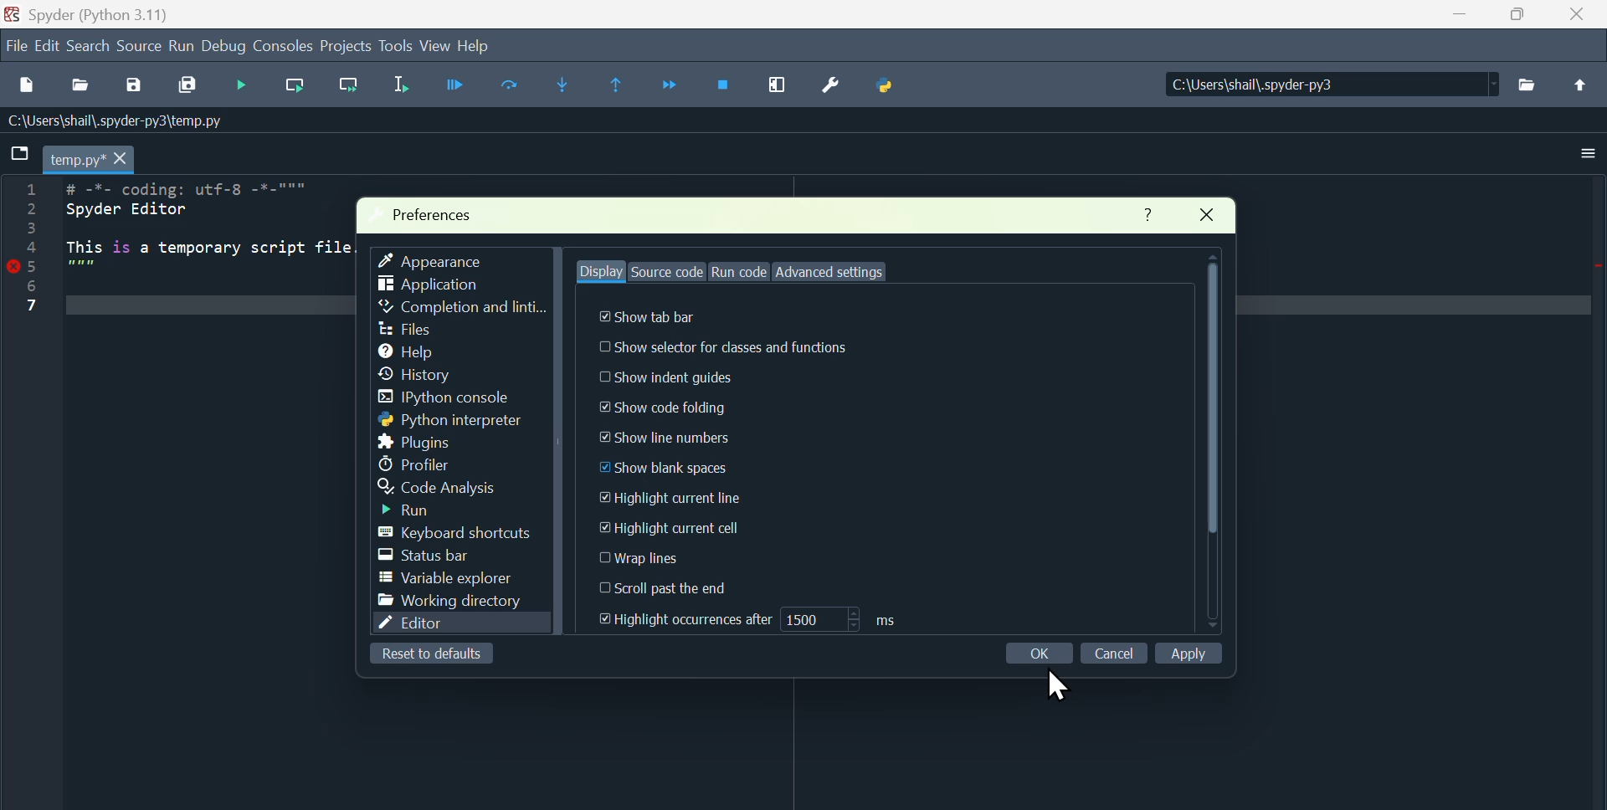 The height and width of the screenshot is (810, 1607). I want to click on Scroller, so click(1213, 447).